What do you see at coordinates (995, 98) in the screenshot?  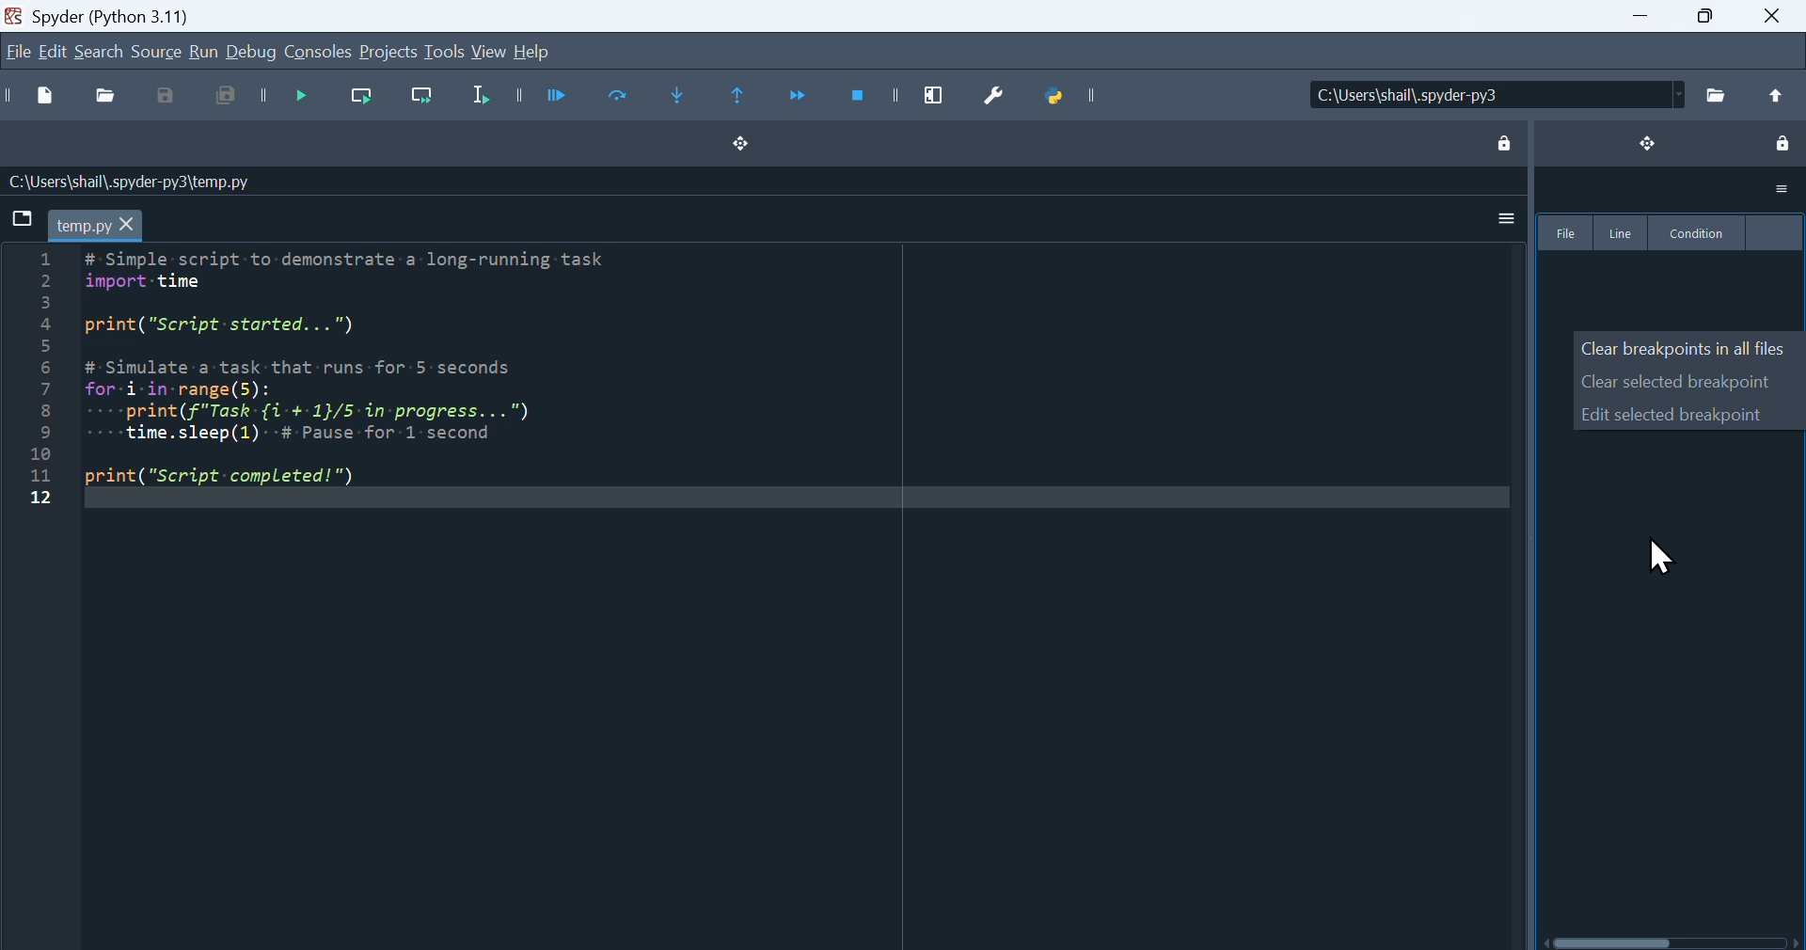 I see `Preferences` at bounding box center [995, 98].